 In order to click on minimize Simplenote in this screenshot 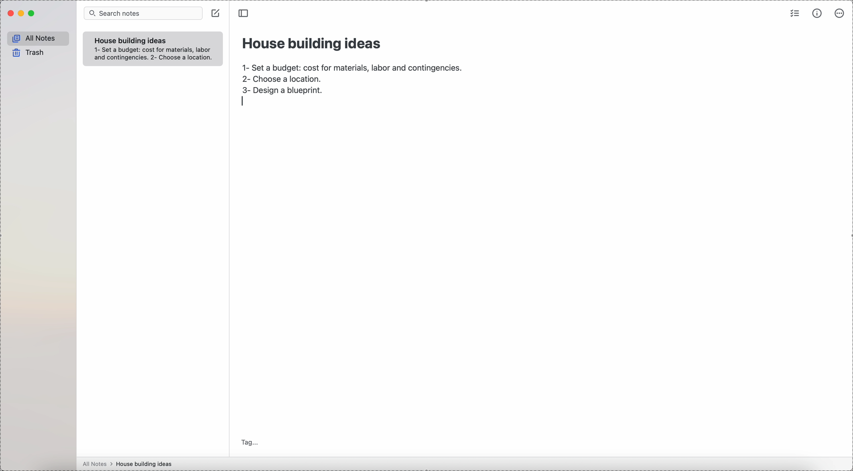, I will do `click(22, 14)`.